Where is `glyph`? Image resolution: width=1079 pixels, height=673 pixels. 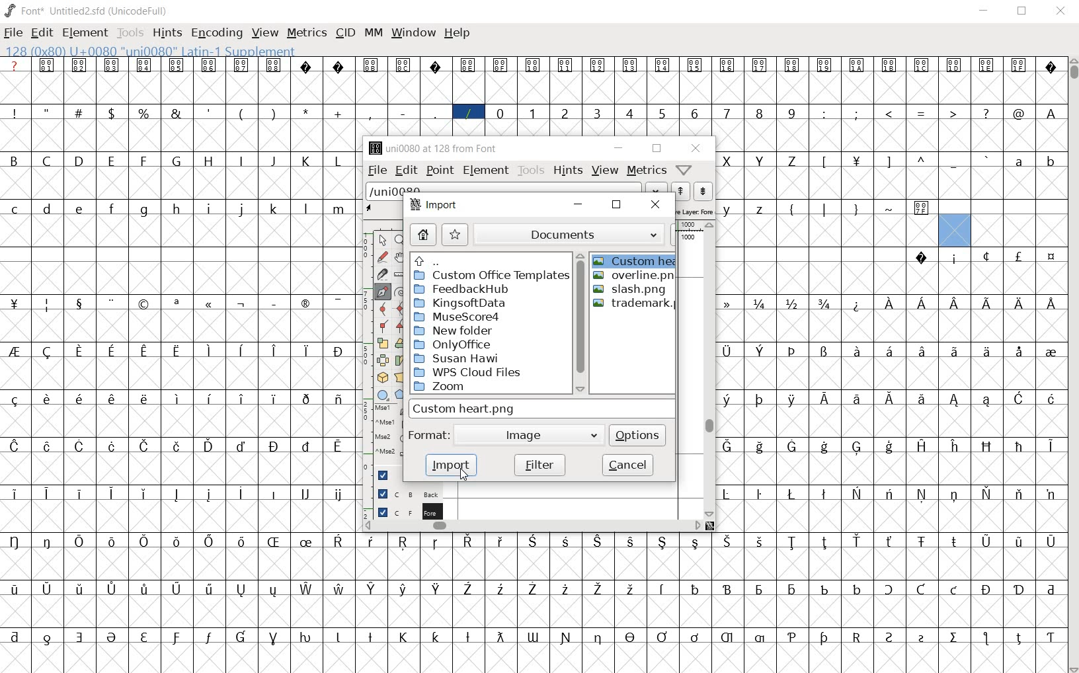
glyph is located at coordinates (306, 161).